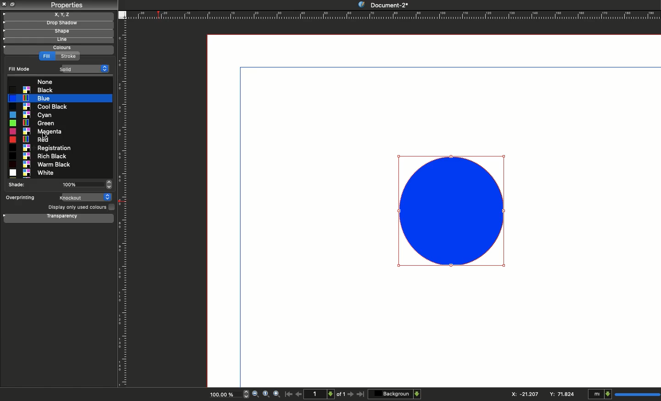 The width and height of the screenshot is (661, 401). What do you see at coordinates (14, 4) in the screenshot?
I see `Collapse` at bounding box center [14, 4].